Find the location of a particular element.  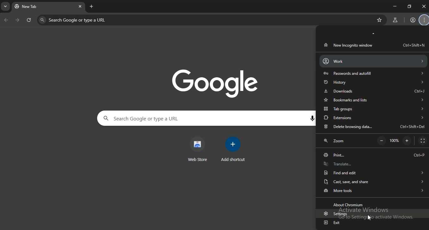

zoom is located at coordinates (336, 142).